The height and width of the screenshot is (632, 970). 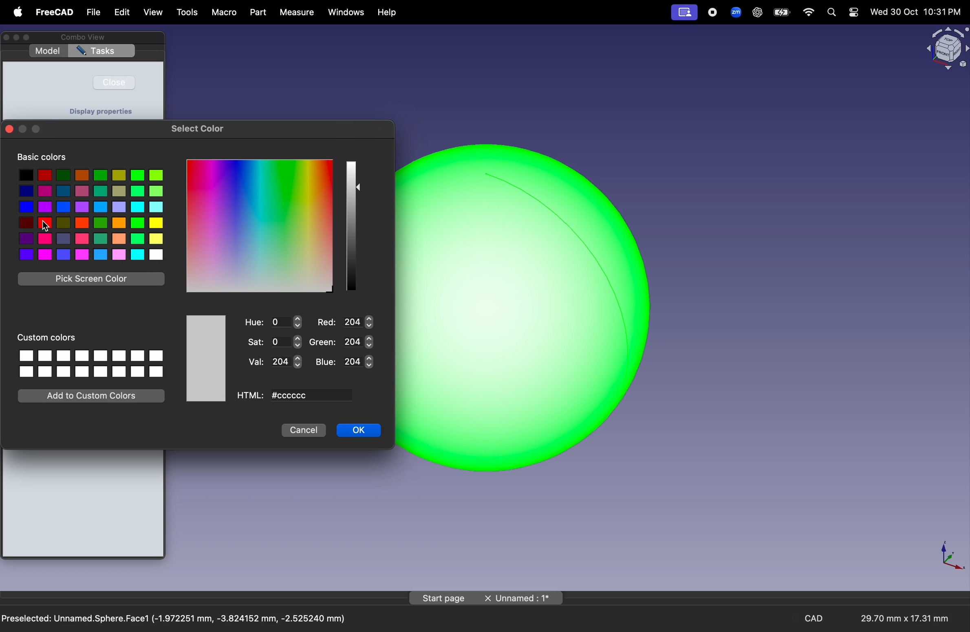 What do you see at coordinates (81, 37) in the screenshot?
I see `Combo view` at bounding box center [81, 37].